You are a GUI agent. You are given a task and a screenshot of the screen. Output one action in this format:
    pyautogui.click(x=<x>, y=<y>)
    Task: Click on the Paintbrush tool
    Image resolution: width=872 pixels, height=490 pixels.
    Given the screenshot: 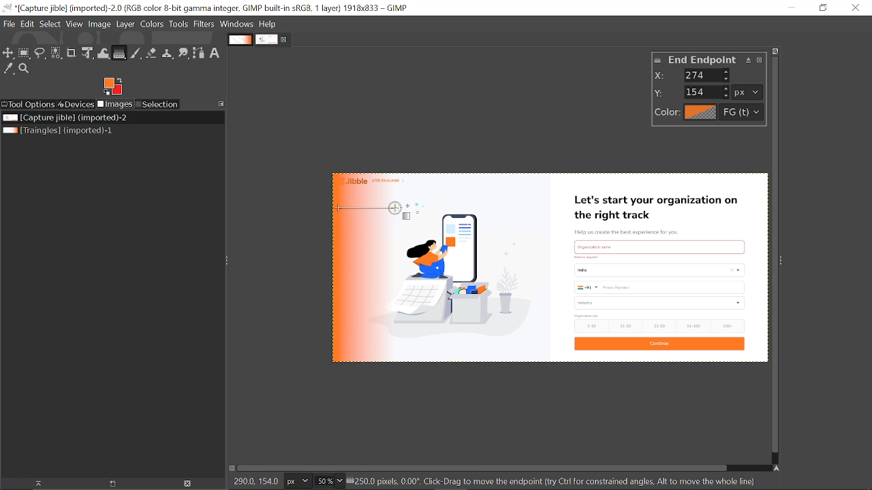 What is the action you would take?
    pyautogui.click(x=137, y=53)
    